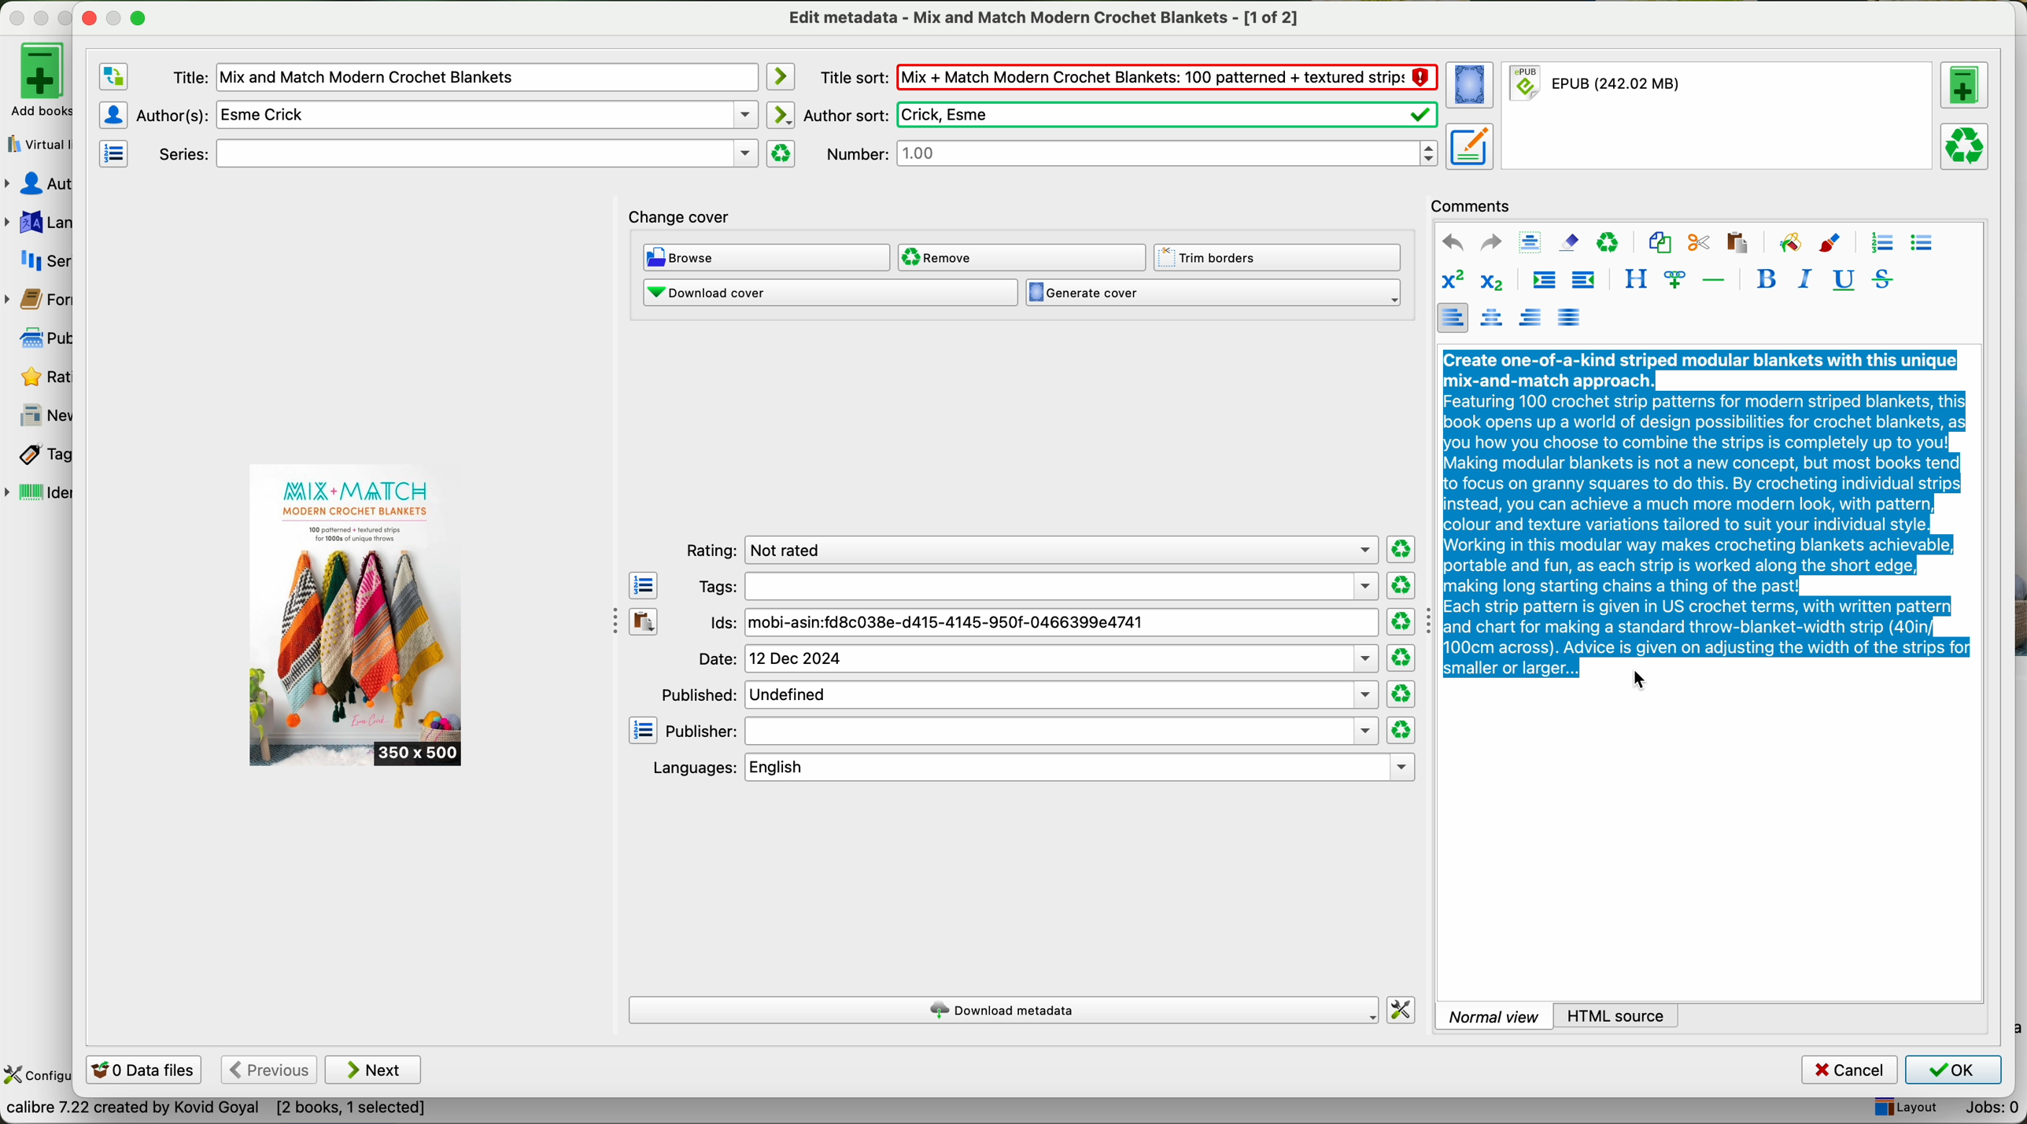  Describe the element at coordinates (1699, 243) in the screenshot. I see `cut` at that location.